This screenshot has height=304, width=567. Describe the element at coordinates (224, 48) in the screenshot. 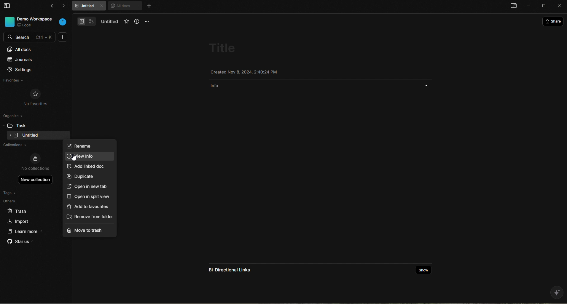

I see `title` at that location.